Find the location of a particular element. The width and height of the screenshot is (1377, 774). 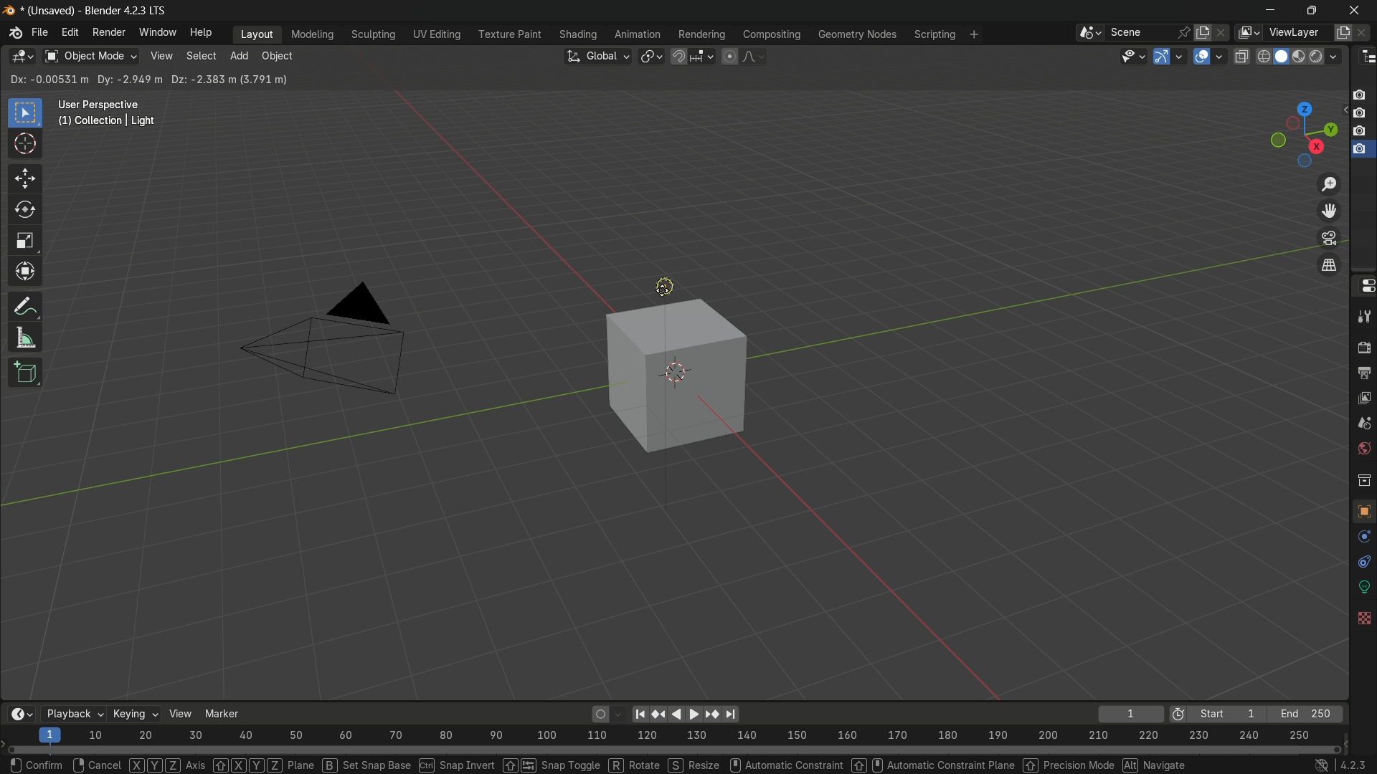

view layer is located at coordinates (1364, 397).